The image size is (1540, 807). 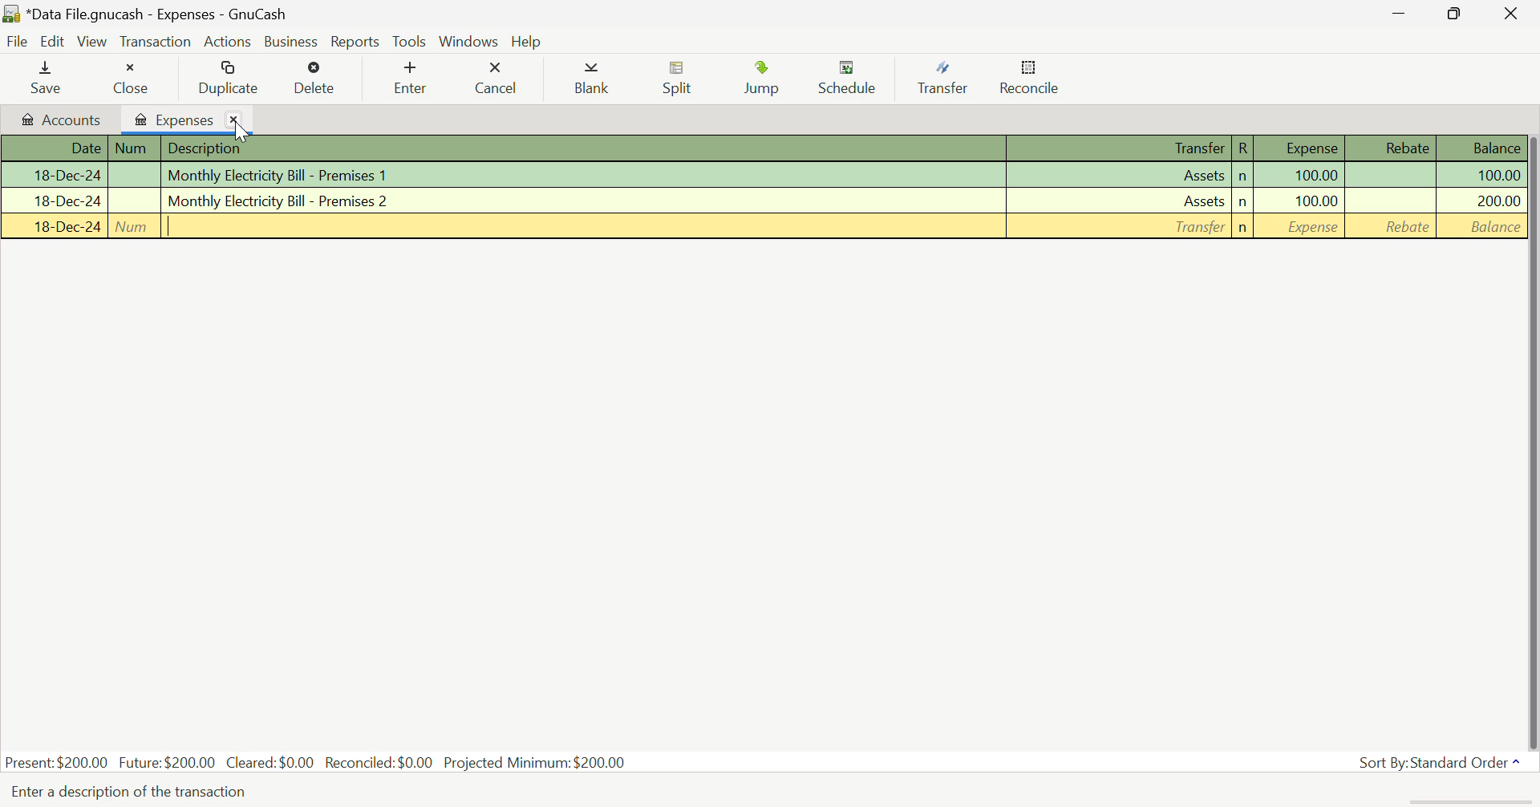 I want to click on Enter a description of the transaction, so click(x=135, y=793).